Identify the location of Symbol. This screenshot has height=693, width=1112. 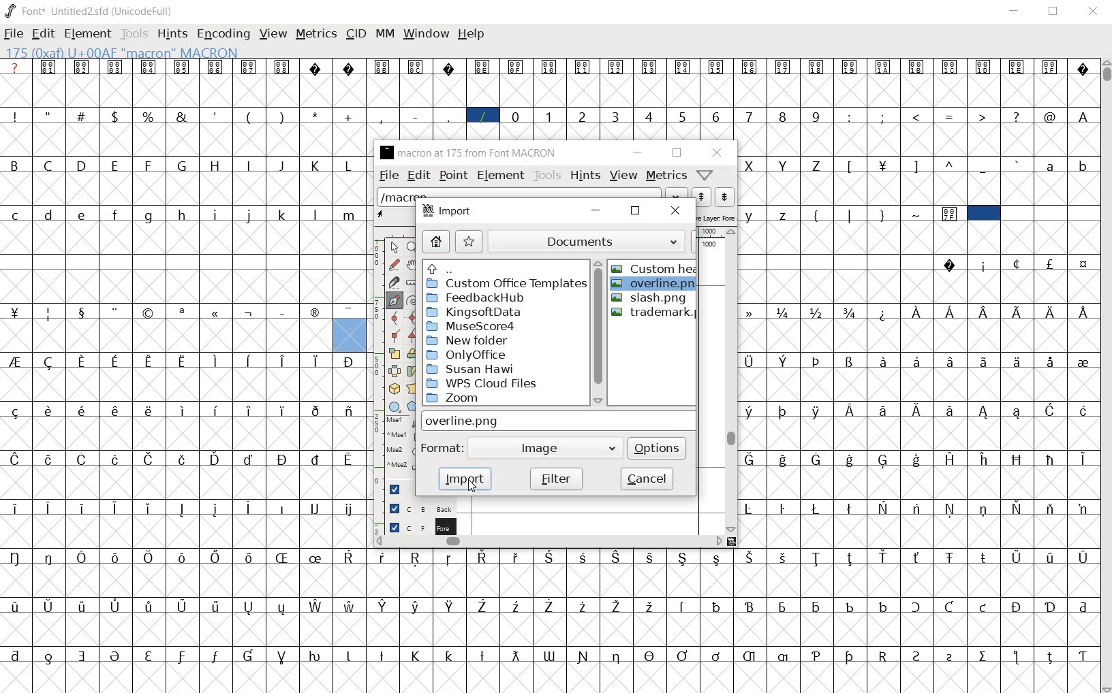
(151, 507).